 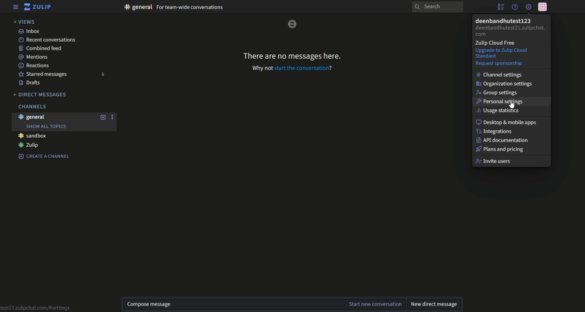 I want to click on Personal Settings, so click(x=504, y=102).